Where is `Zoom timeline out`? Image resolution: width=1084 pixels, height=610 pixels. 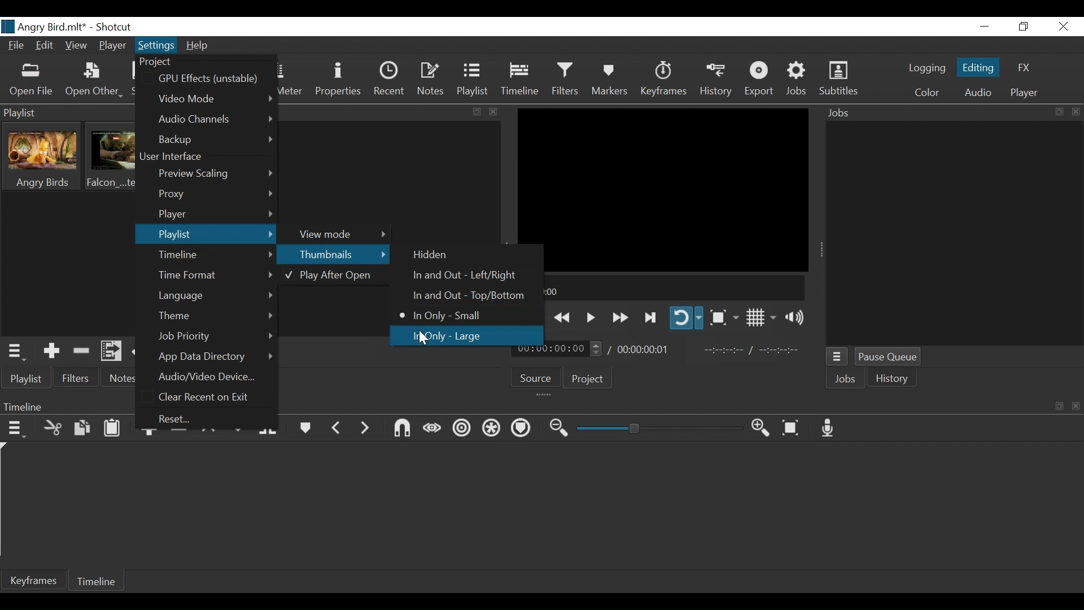 Zoom timeline out is located at coordinates (558, 430).